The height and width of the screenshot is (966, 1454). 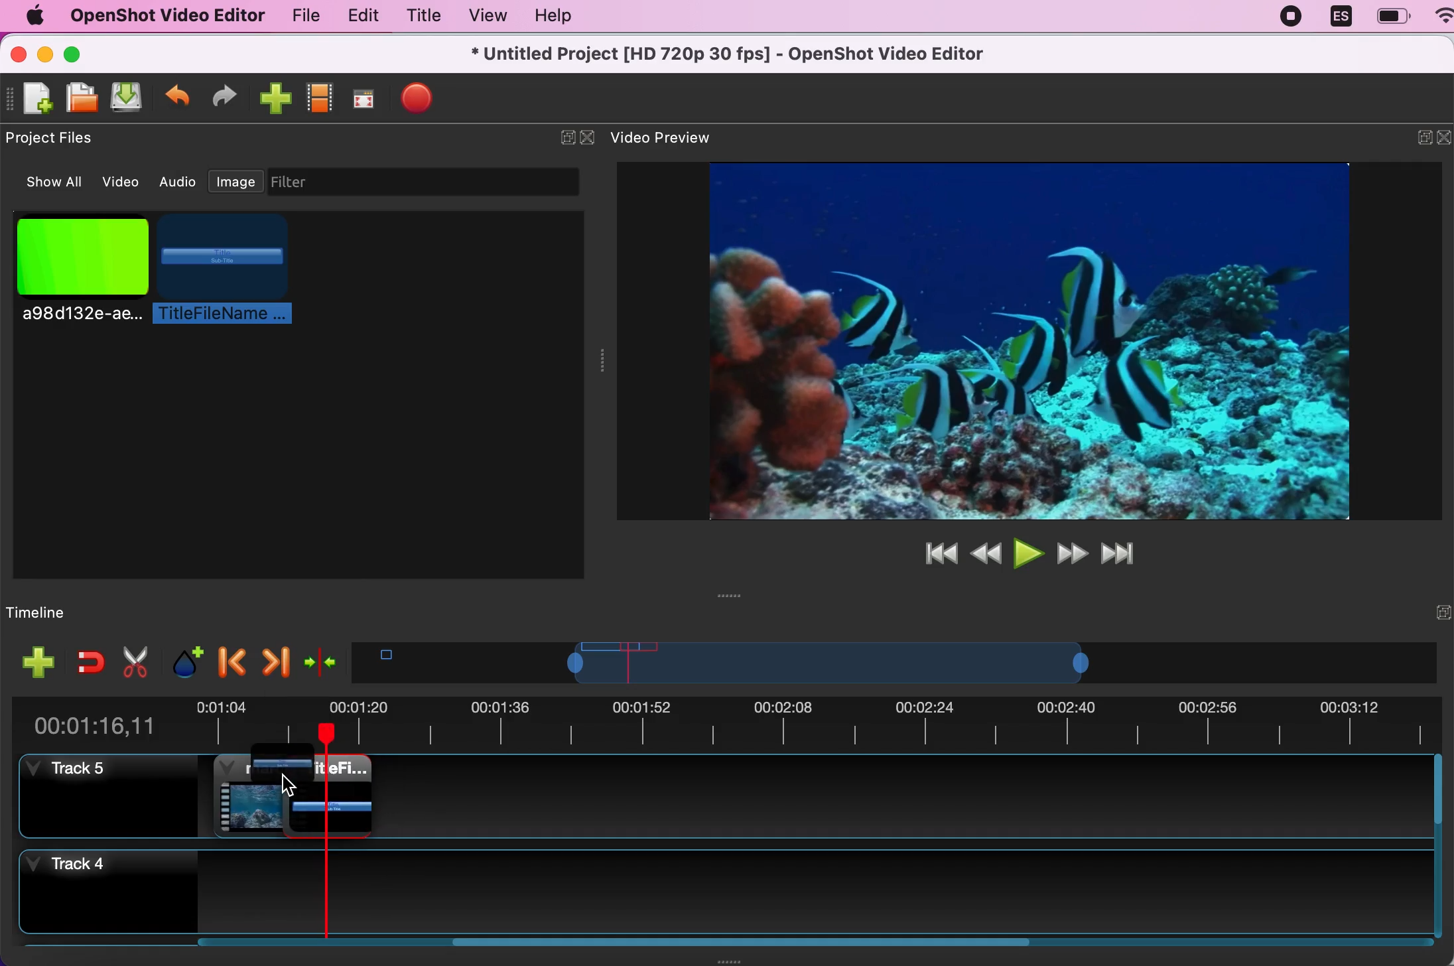 What do you see at coordinates (344, 796) in the screenshot?
I see `clip 2` at bounding box center [344, 796].